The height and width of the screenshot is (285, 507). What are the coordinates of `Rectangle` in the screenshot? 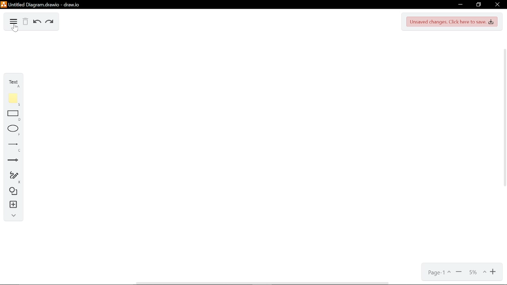 It's located at (11, 115).